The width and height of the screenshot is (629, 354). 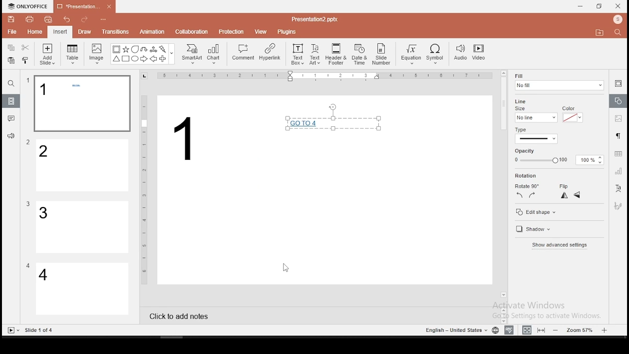 What do you see at coordinates (542, 176) in the screenshot?
I see `rotation` at bounding box center [542, 176].